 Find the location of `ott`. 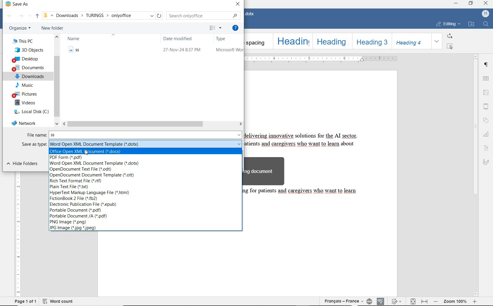

ott is located at coordinates (91, 175).